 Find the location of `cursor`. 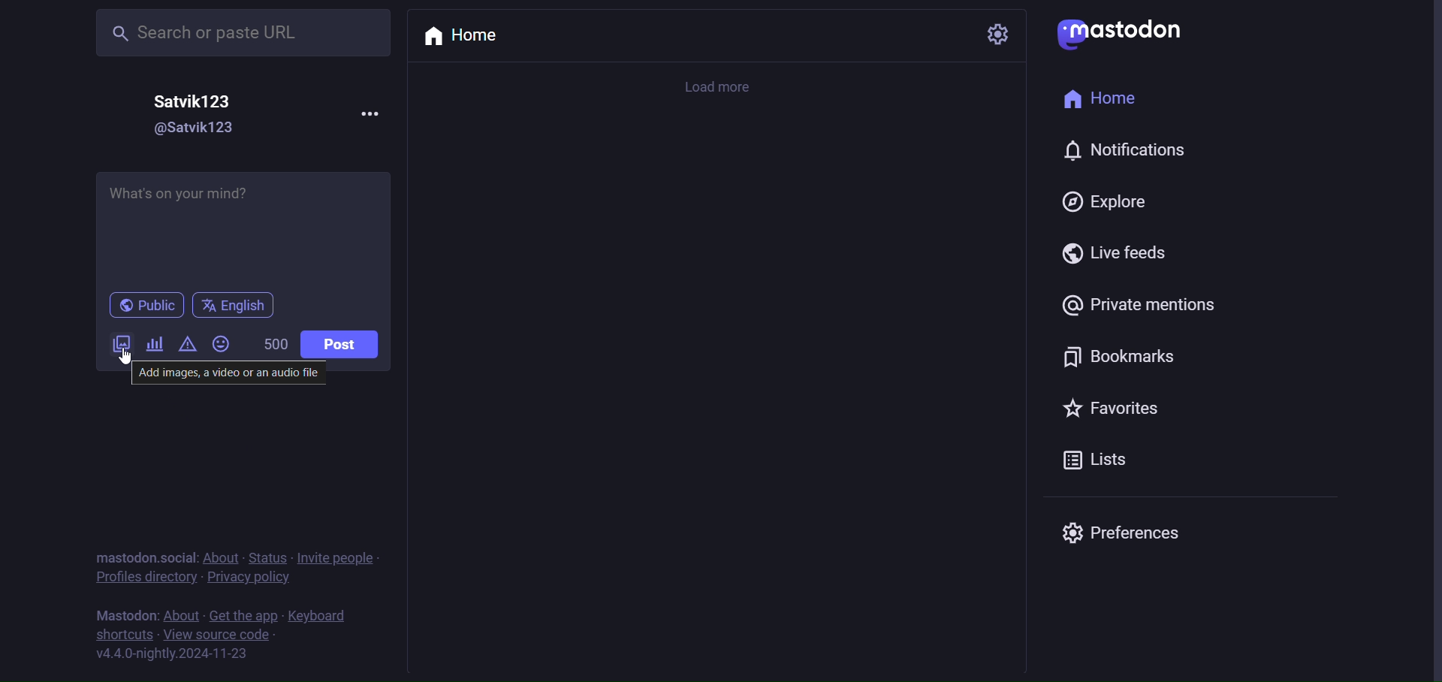

cursor is located at coordinates (125, 357).